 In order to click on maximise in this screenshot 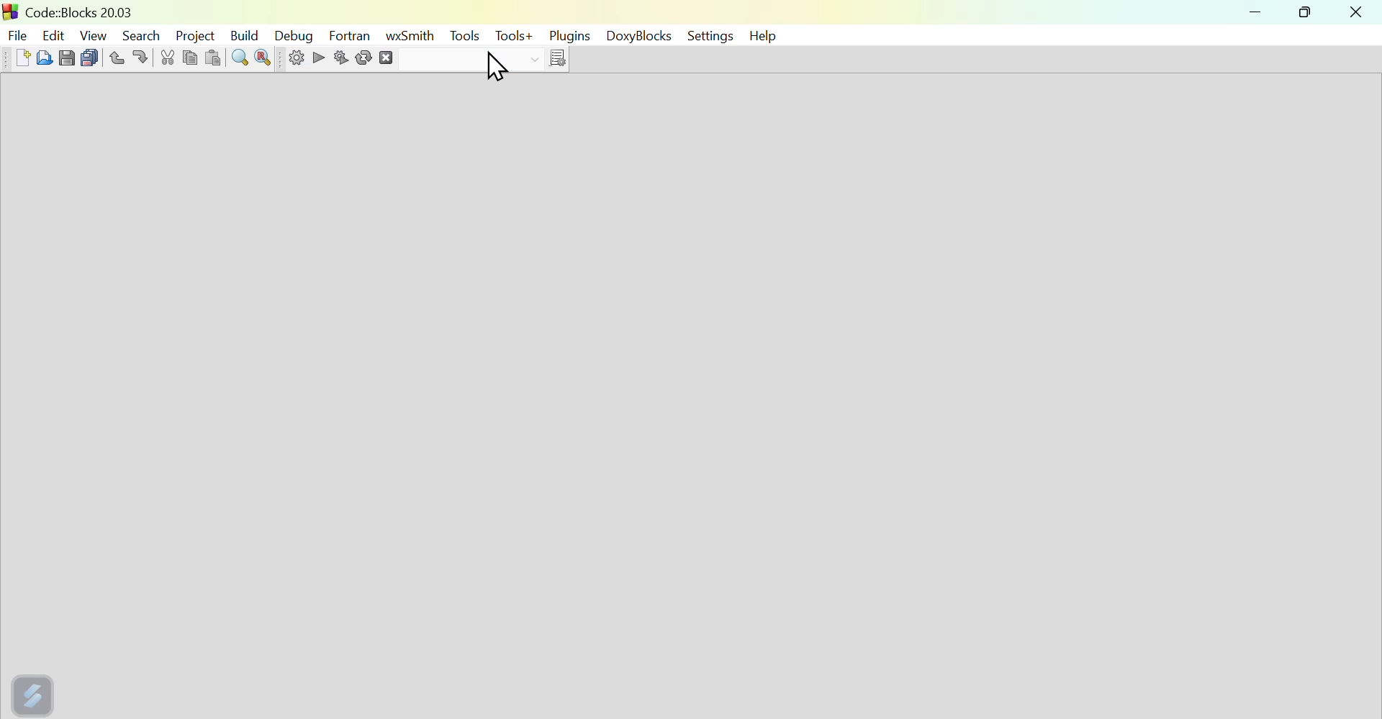, I will do `click(1309, 14)`.